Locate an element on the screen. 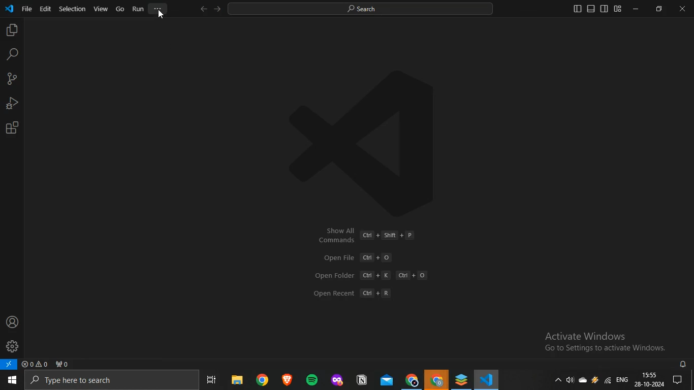 This screenshot has height=390, width=694. start is located at coordinates (11, 381).